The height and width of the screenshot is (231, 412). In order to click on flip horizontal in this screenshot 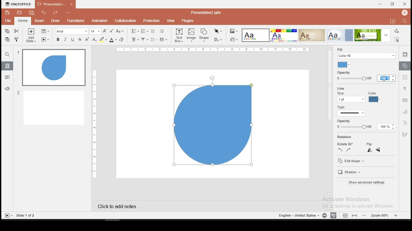, I will do `click(378, 150)`.